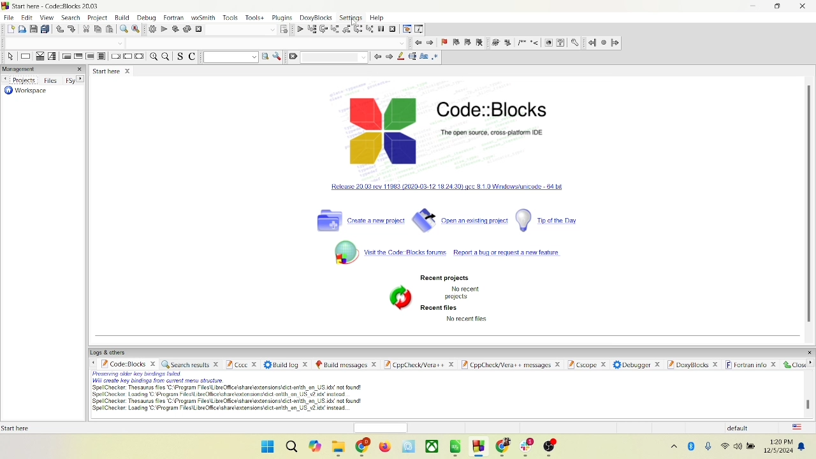 This screenshot has height=459, width=816. What do you see at coordinates (725, 445) in the screenshot?
I see `wifi` at bounding box center [725, 445].